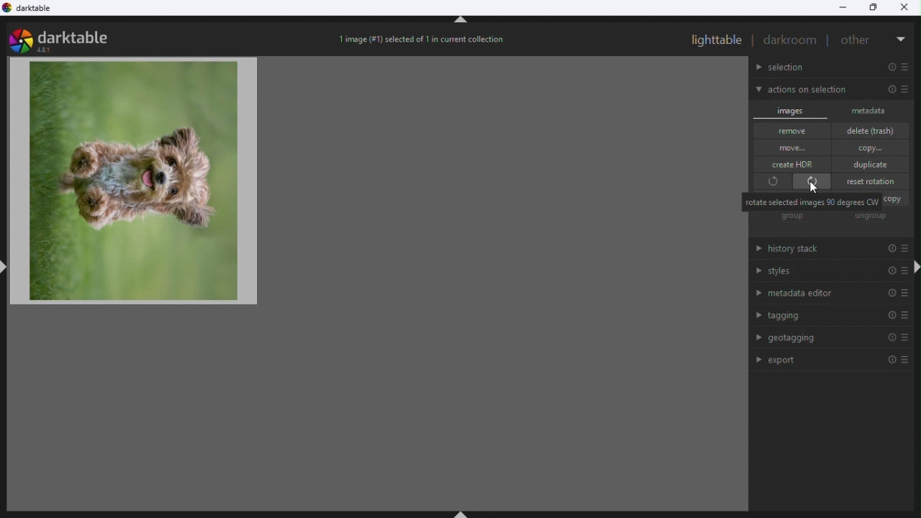 This screenshot has width=921, height=518. Describe the element at coordinates (875, 130) in the screenshot. I see `delete` at that location.